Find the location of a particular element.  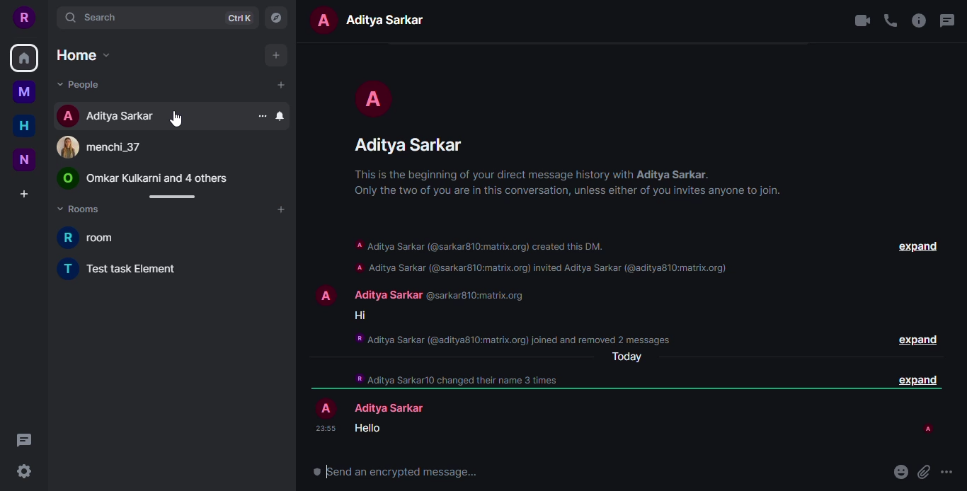

profile is located at coordinates (26, 18).